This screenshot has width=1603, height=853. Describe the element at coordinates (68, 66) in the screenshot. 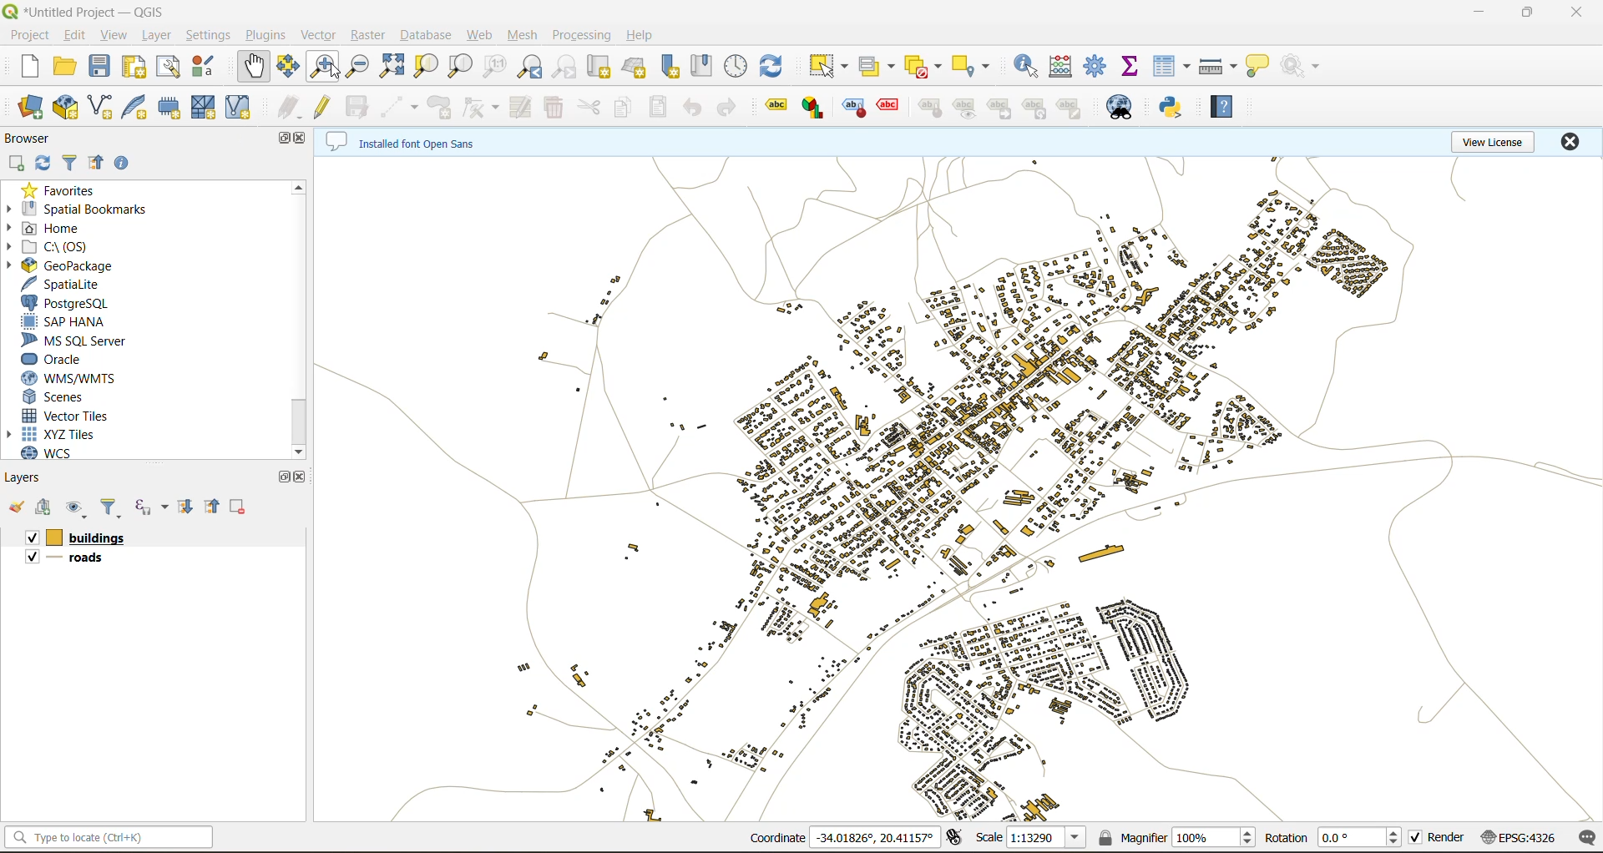

I see `open` at that location.